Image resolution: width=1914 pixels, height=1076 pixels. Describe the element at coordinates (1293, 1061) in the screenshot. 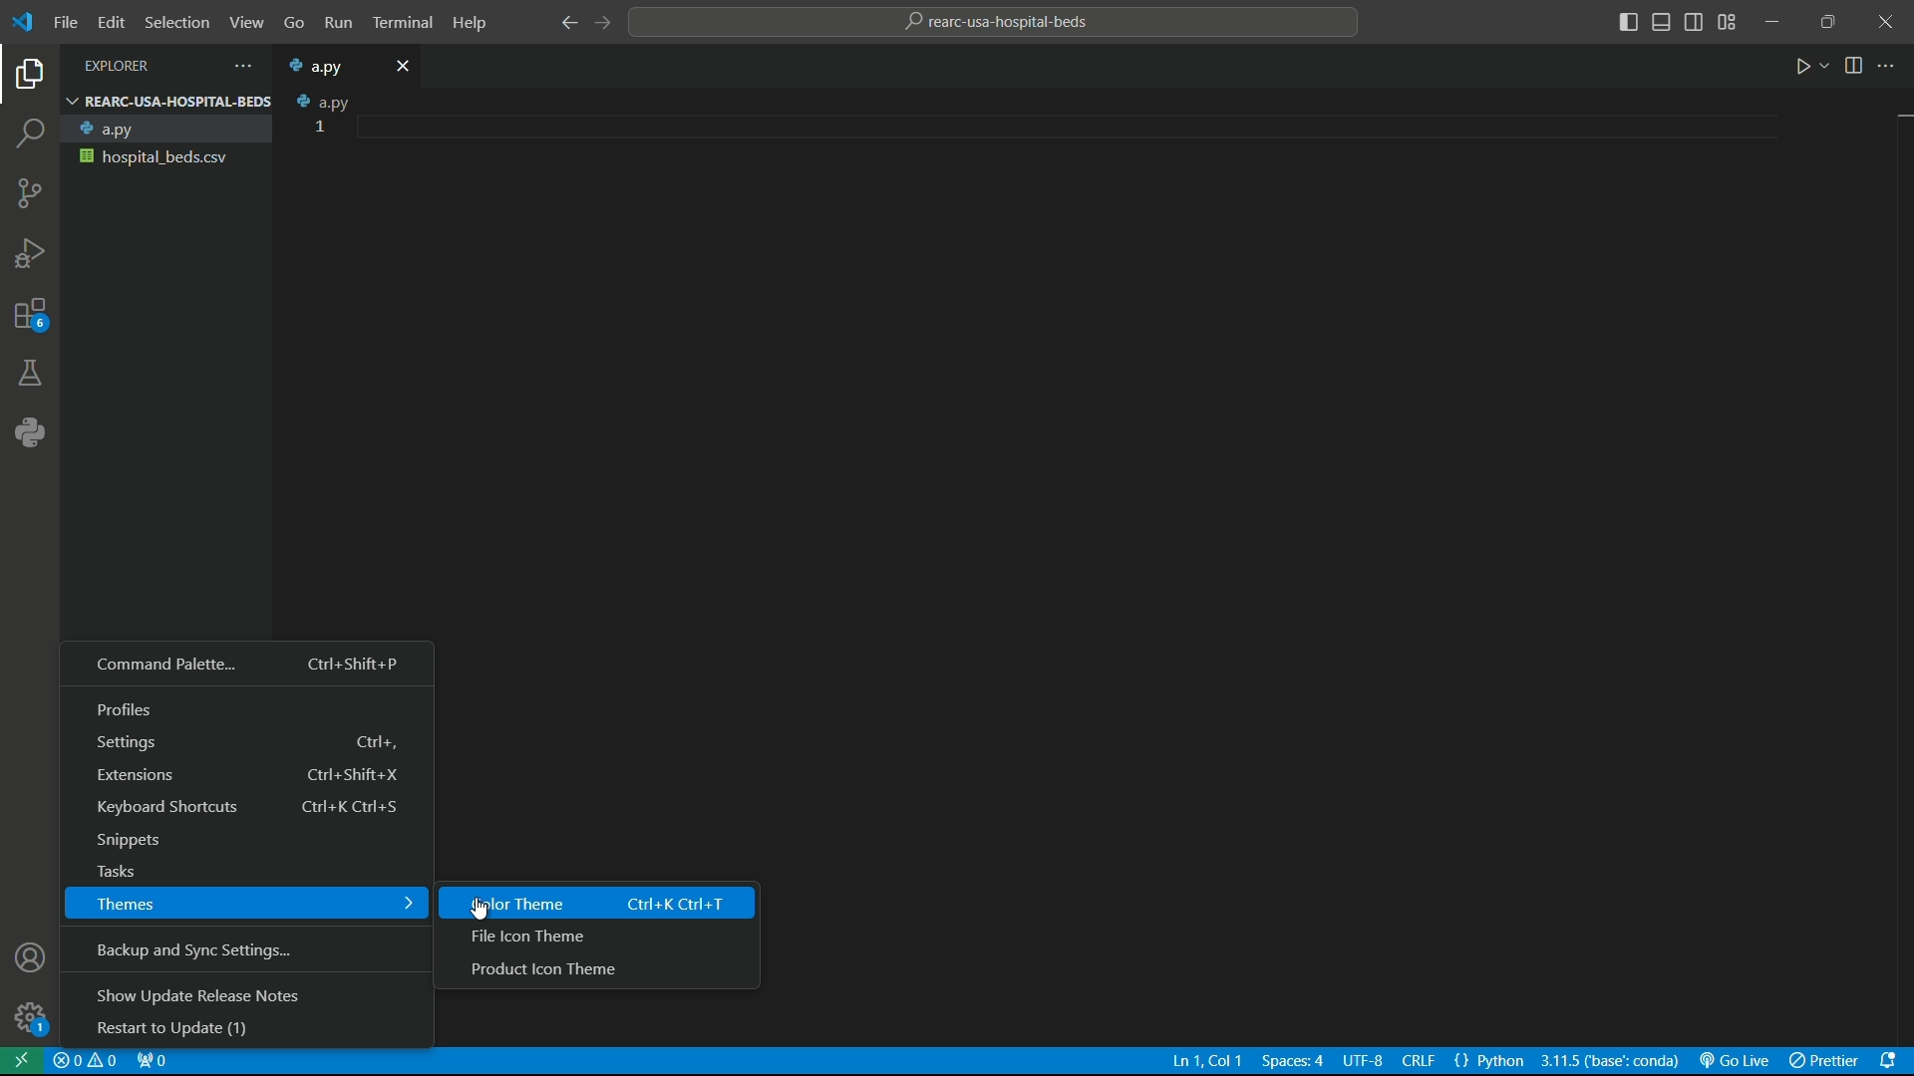

I see `select indentation` at that location.